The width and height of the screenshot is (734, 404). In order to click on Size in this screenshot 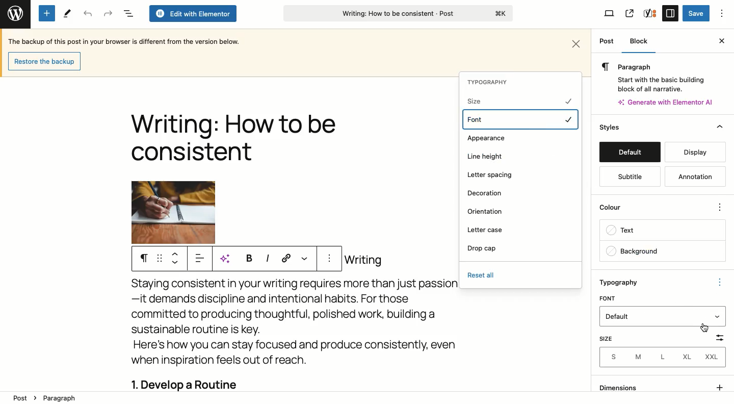, I will do `click(610, 338)`.